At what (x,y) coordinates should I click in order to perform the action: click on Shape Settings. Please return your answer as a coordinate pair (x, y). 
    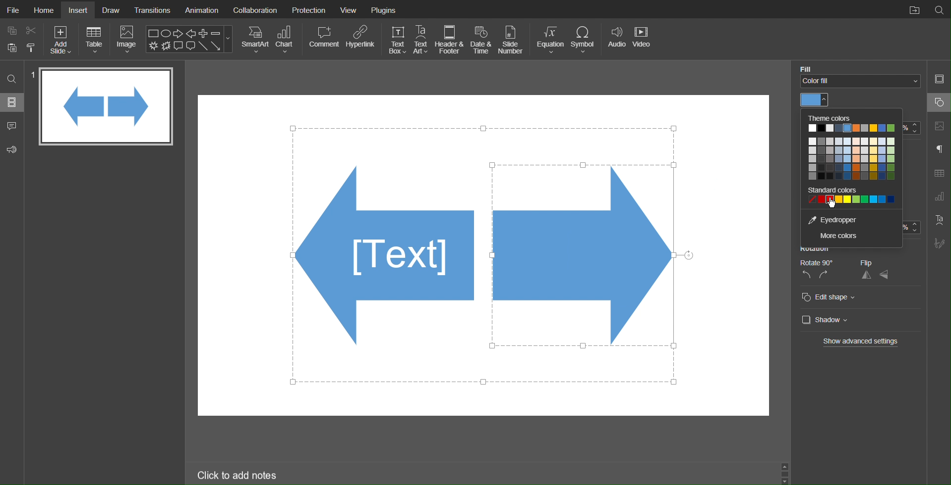
    Looking at the image, I should click on (939, 102).